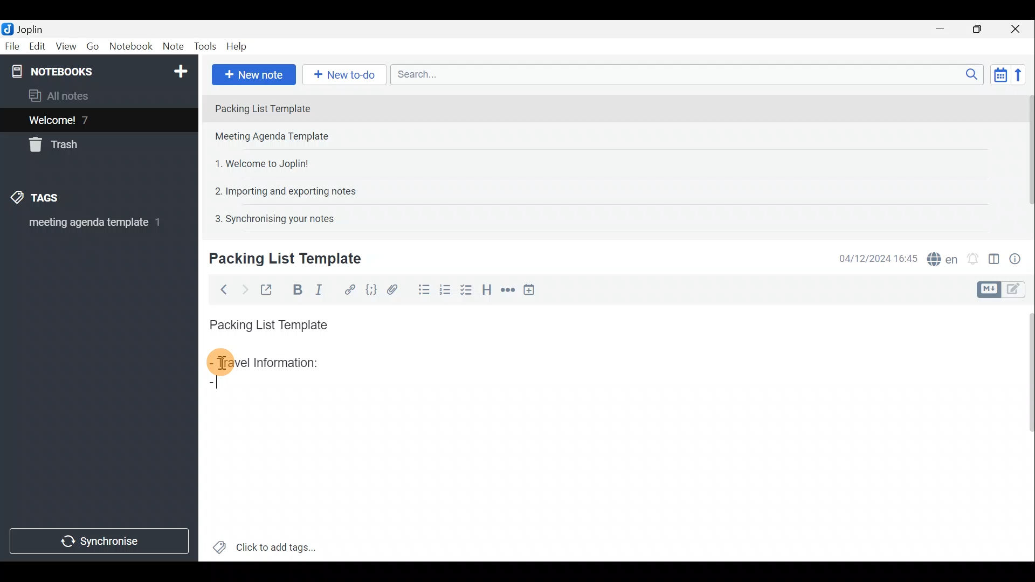 Image resolution: width=1035 pixels, height=582 pixels. Describe the element at coordinates (253, 73) in the screenshot. I see `New note` at that location.